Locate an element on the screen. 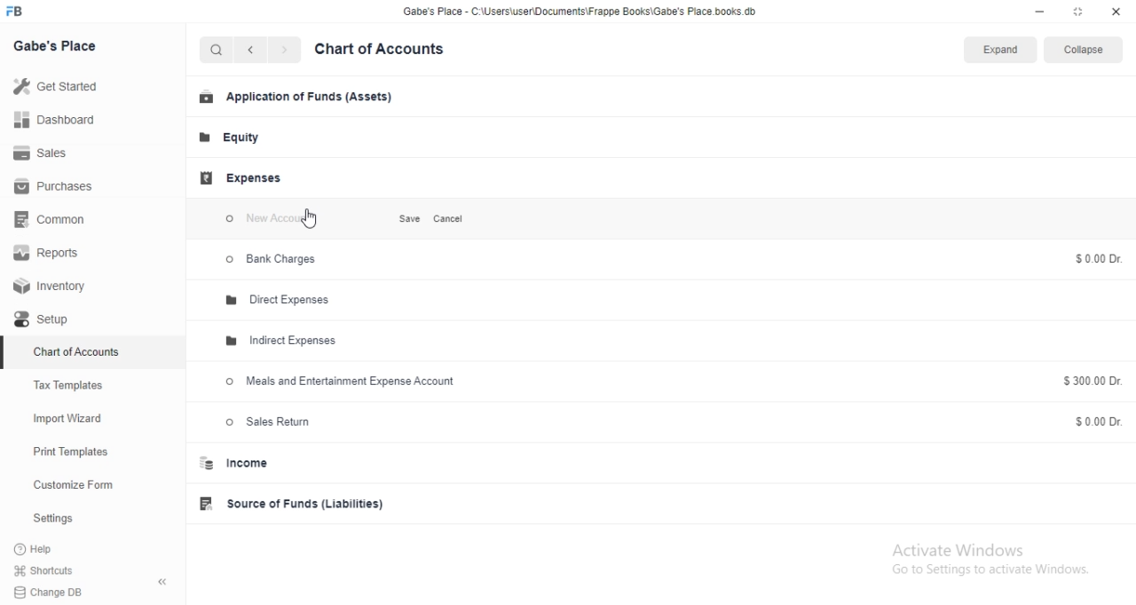 Image resolution: width=1136 pixels, height=605 pixels. Gabe's Place is located at coordinates (62, 51).